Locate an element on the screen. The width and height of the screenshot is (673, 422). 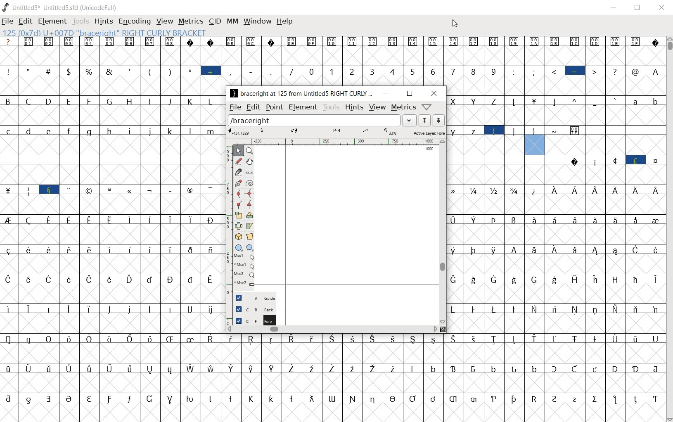
METRICS is located at coordinates (190, 22).